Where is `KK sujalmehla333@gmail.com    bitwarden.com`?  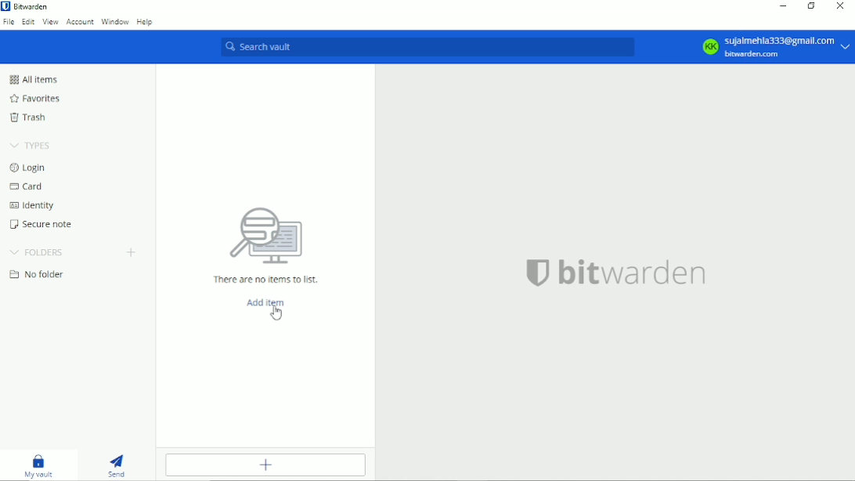
KK sujalmehla333@gmail.com    bitwarden.com is located at coordinates (774, 47).